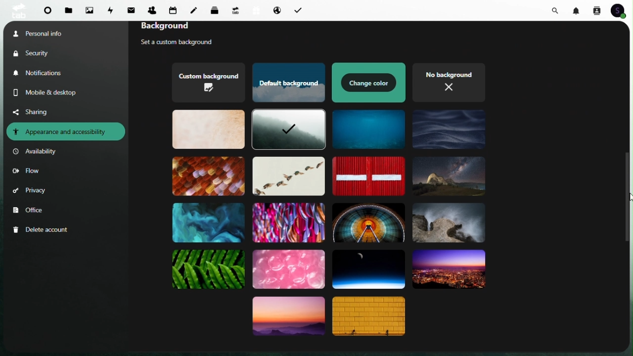  Describe the element at coordinates (37, 152) in the screenshot. I see `availability` at that location.